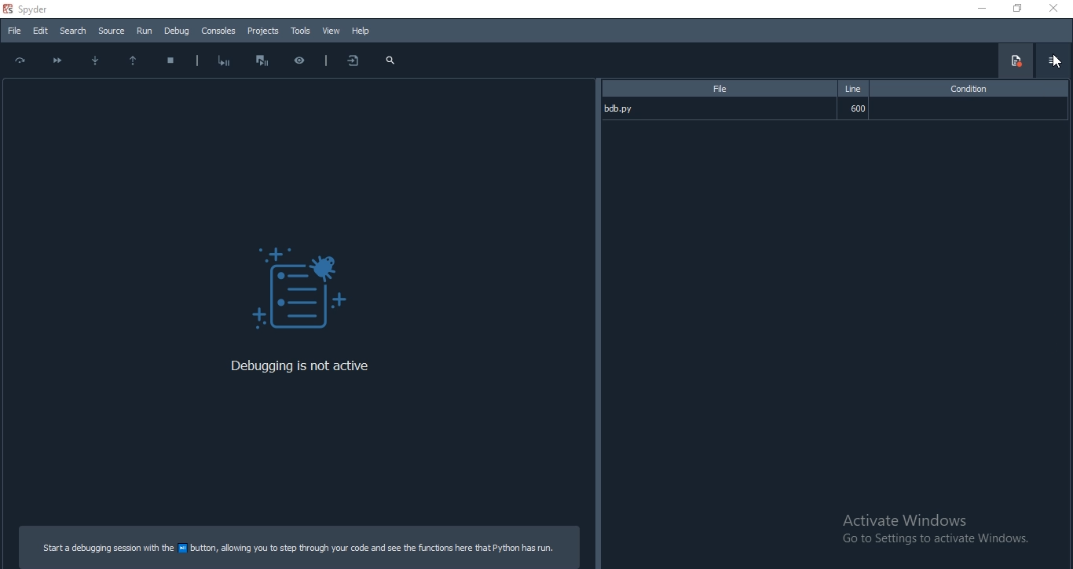 The image size is (1073, 569). What do you see at coordinates (111, 30) in the screenshot?
I see `Source` at bounding box center [111, 30].